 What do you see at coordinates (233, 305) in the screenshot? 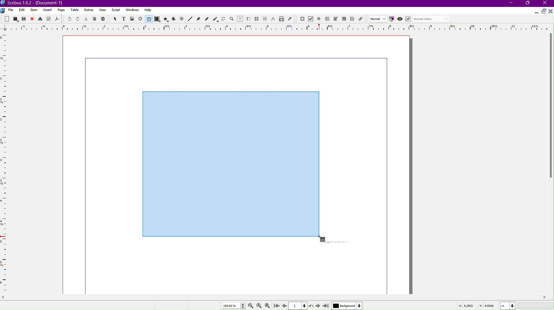
I see `Zoom Value` at bounding box center [233, 305].